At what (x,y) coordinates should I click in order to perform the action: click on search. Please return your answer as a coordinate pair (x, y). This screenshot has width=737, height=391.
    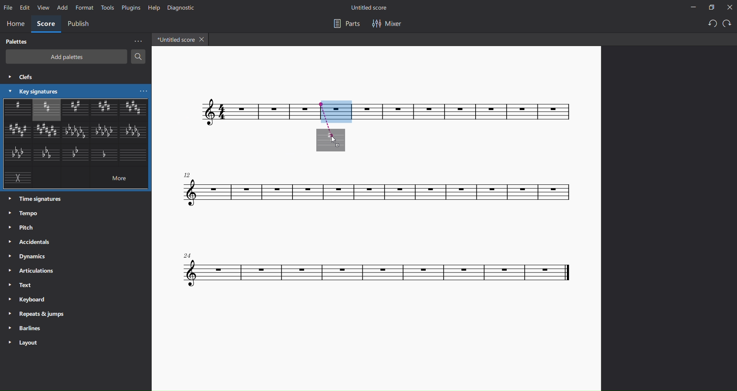
    Looking at the image, I should click on (138, 56).